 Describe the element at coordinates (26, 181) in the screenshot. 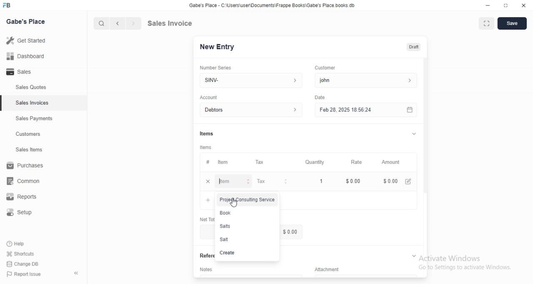

I see `common` at that location.